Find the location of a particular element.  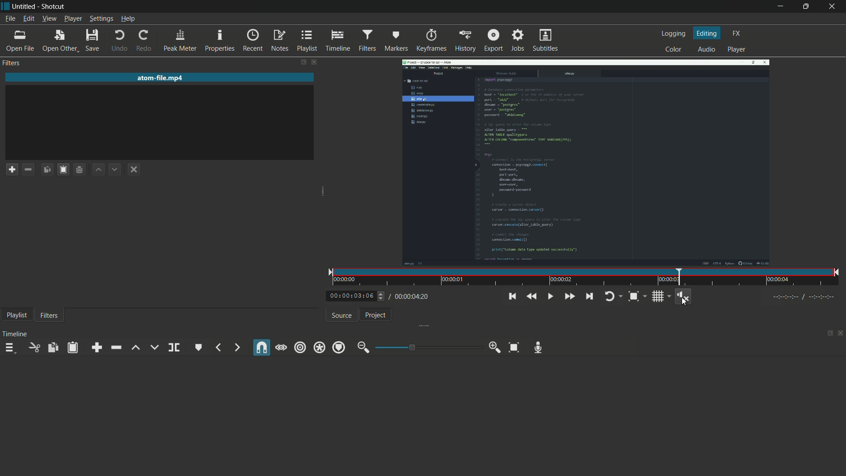

source is located at coordinates (340, 316).